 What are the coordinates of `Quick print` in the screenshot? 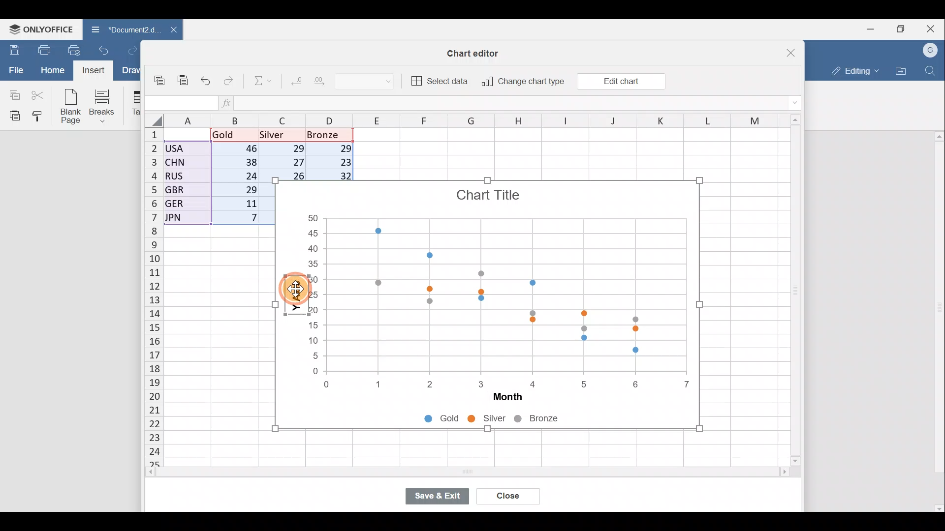 It's located at (75, 50).